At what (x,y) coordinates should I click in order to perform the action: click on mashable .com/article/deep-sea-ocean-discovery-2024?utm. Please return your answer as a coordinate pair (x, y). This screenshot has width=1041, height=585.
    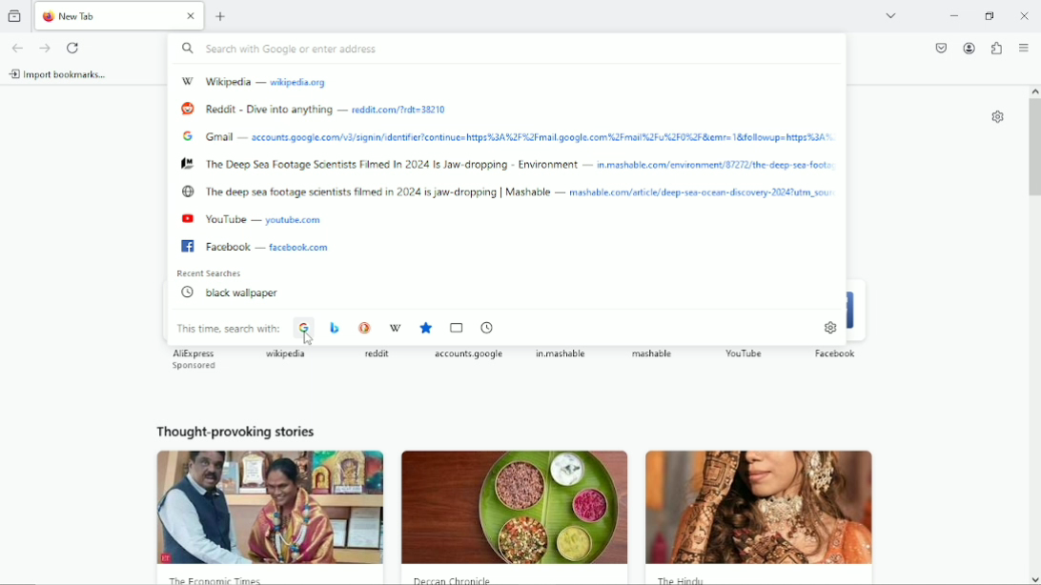
    Looking at the image, I should click on (702, 191).